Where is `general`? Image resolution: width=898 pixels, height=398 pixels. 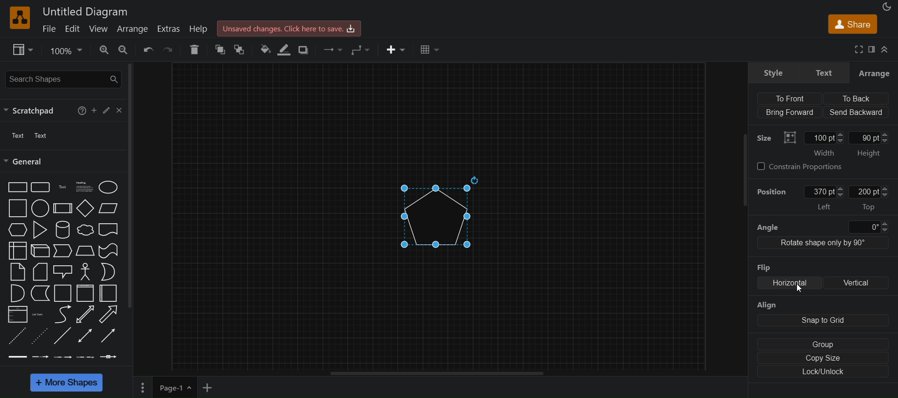
general is located at coordinates (25, 162).